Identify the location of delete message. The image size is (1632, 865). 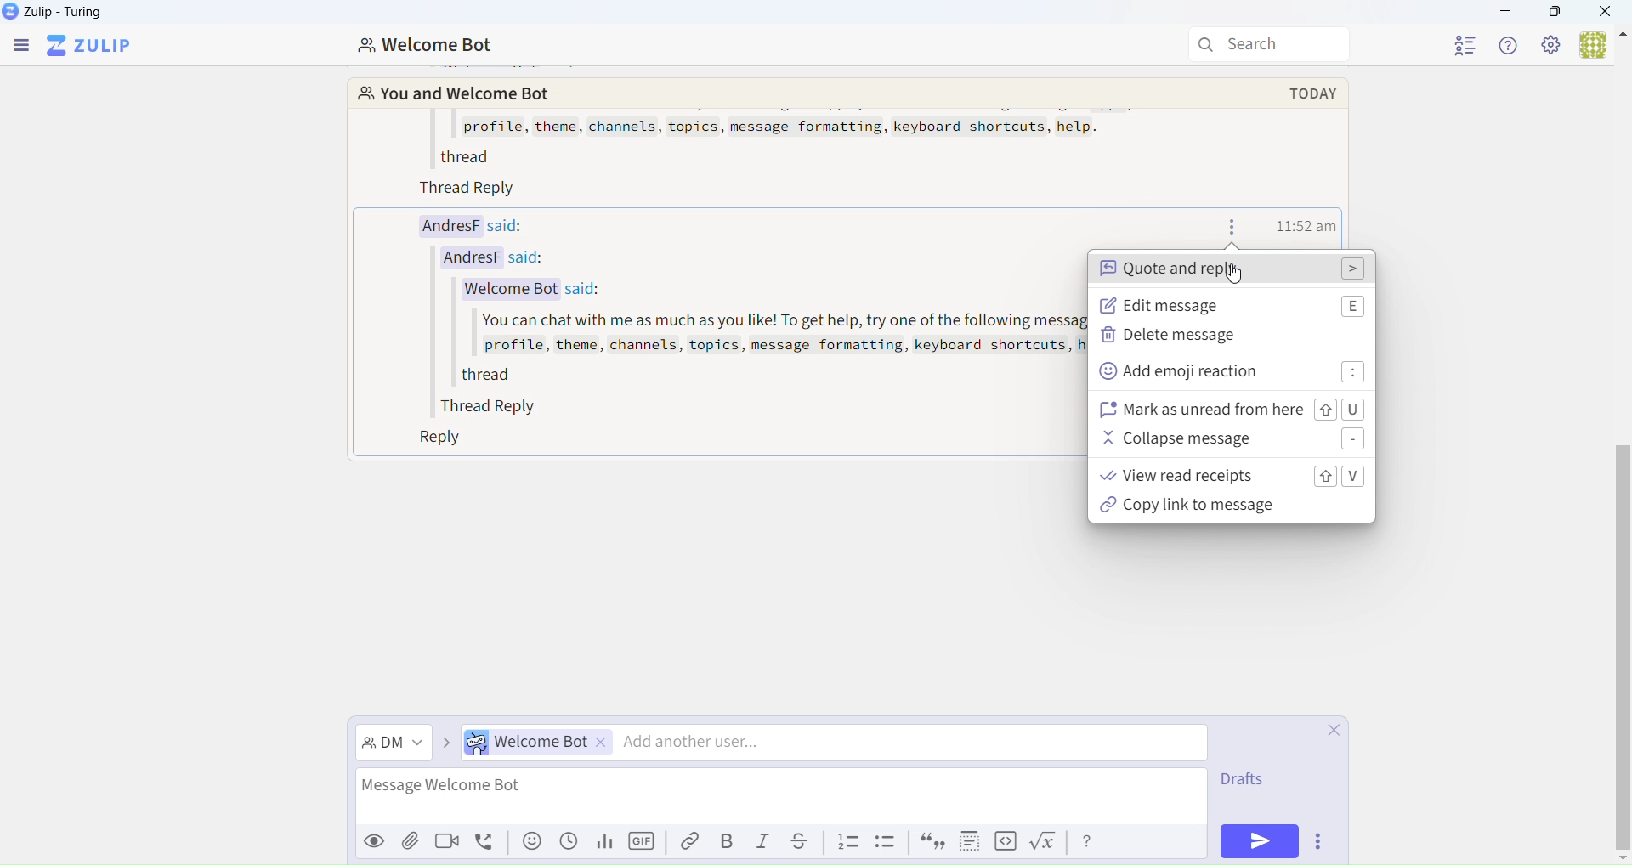
(1232, 337).